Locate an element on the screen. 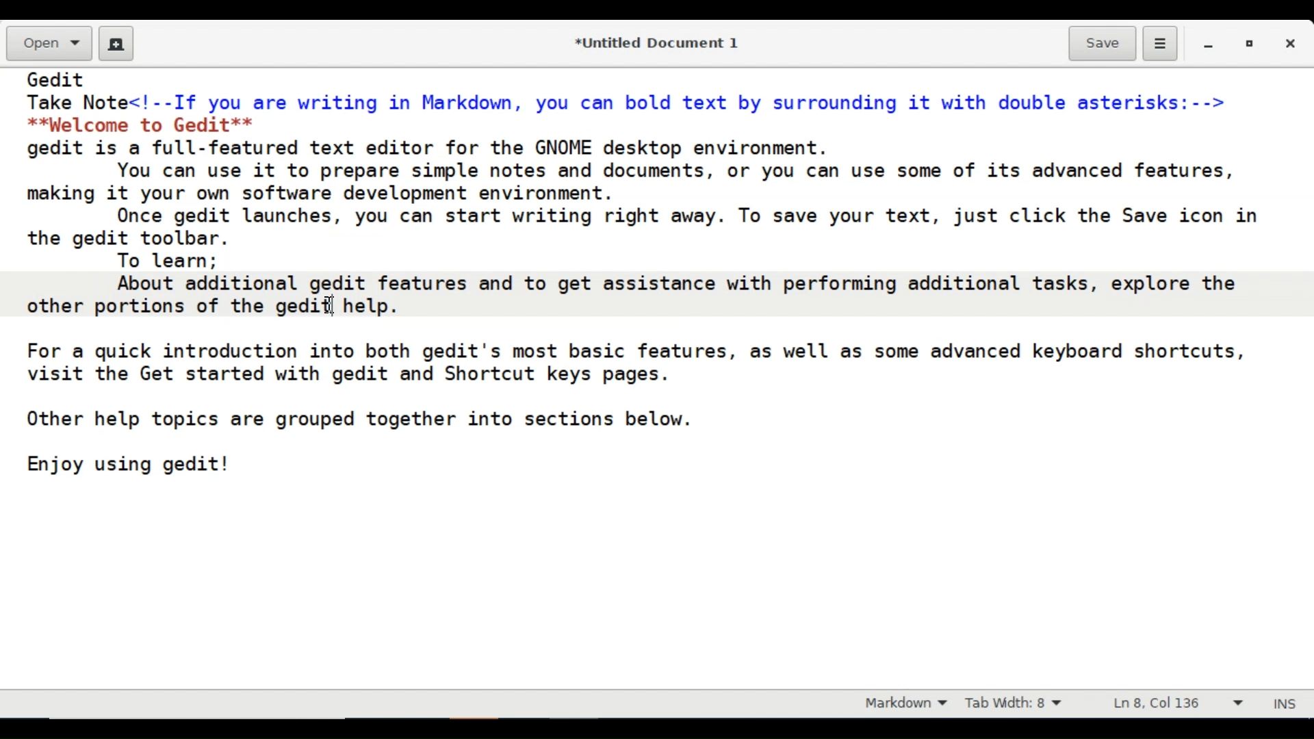  minimize is located at coordinates (1210, 43).